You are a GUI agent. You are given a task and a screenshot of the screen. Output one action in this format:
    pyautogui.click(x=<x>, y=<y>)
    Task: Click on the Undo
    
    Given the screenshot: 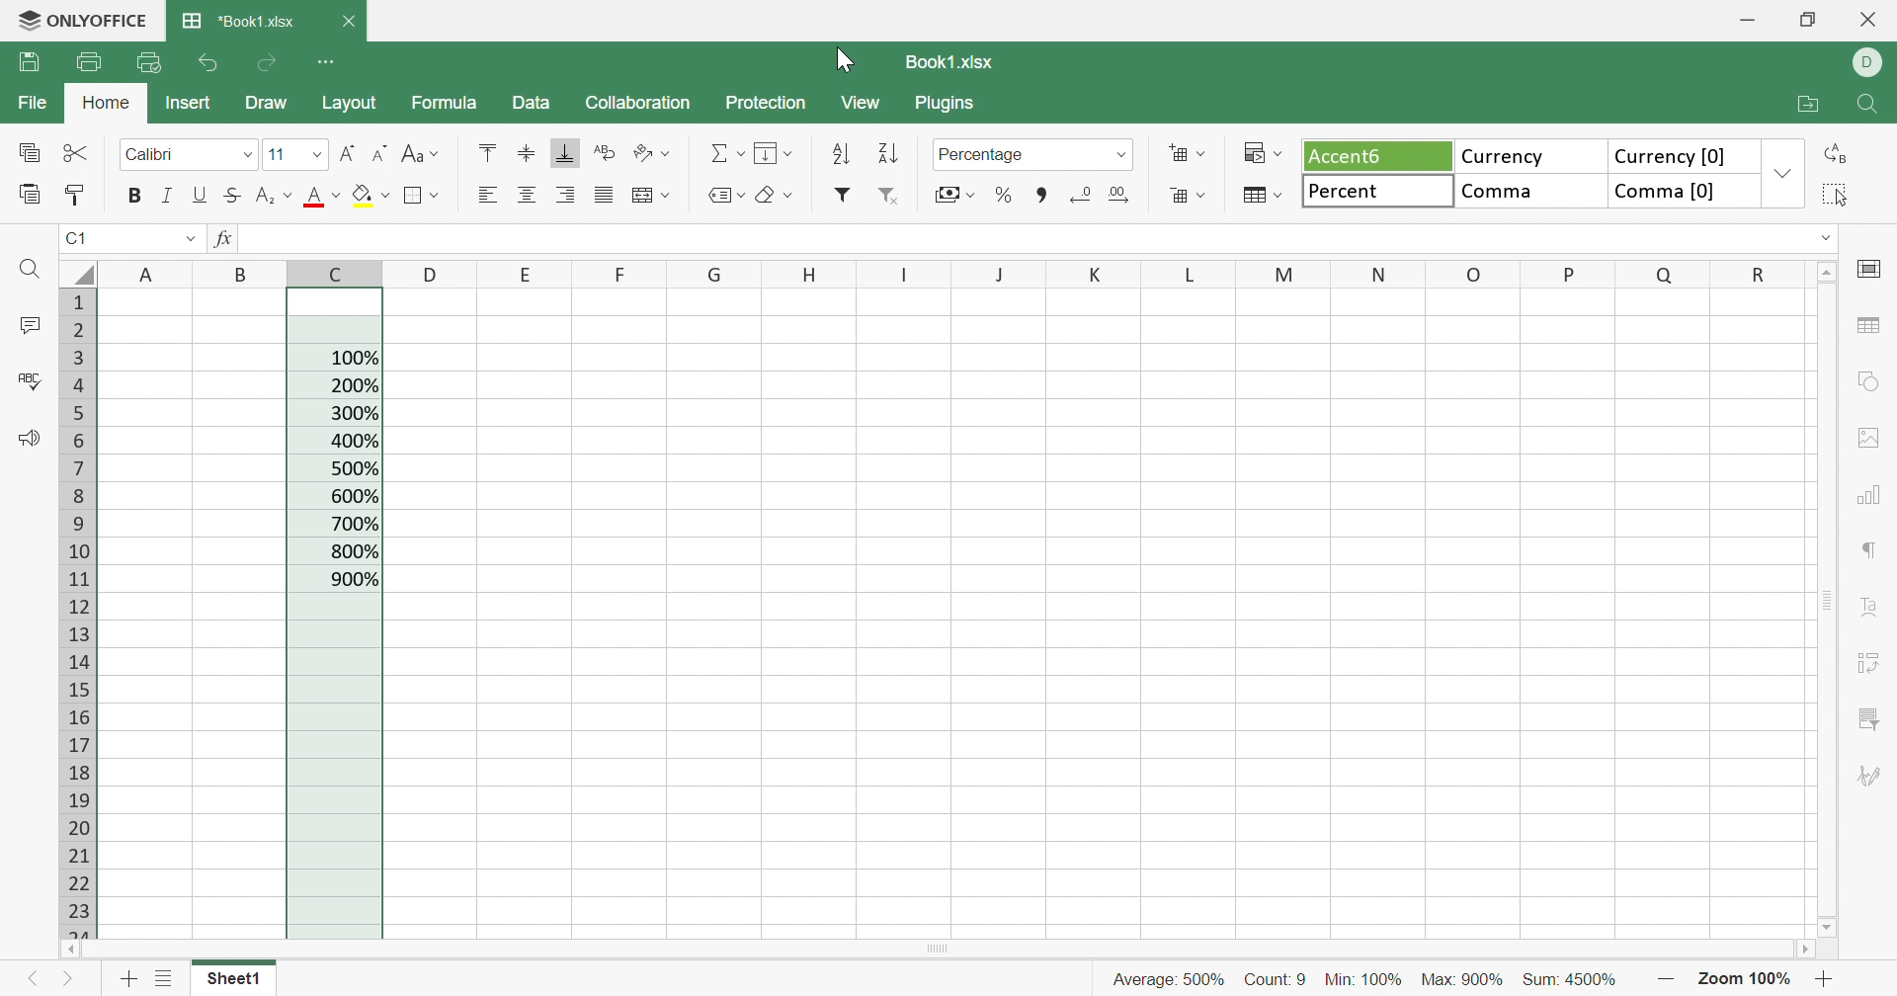 What is the action you would take?
    pyautogui.click(x=209, y=65)
    